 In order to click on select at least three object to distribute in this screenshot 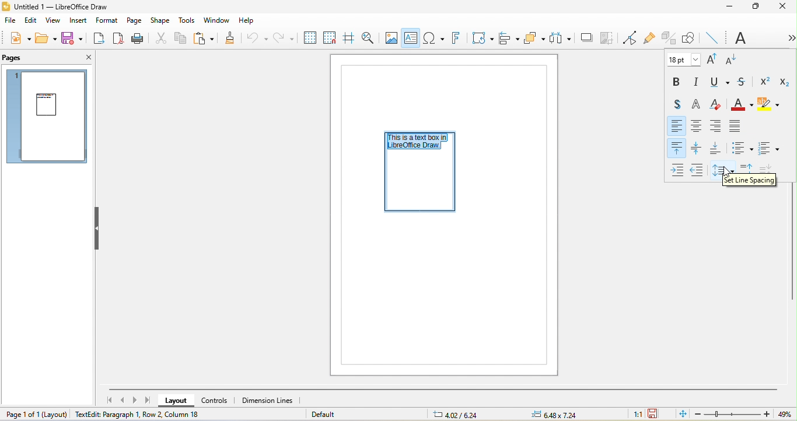, I will do `click(560, 38)`.